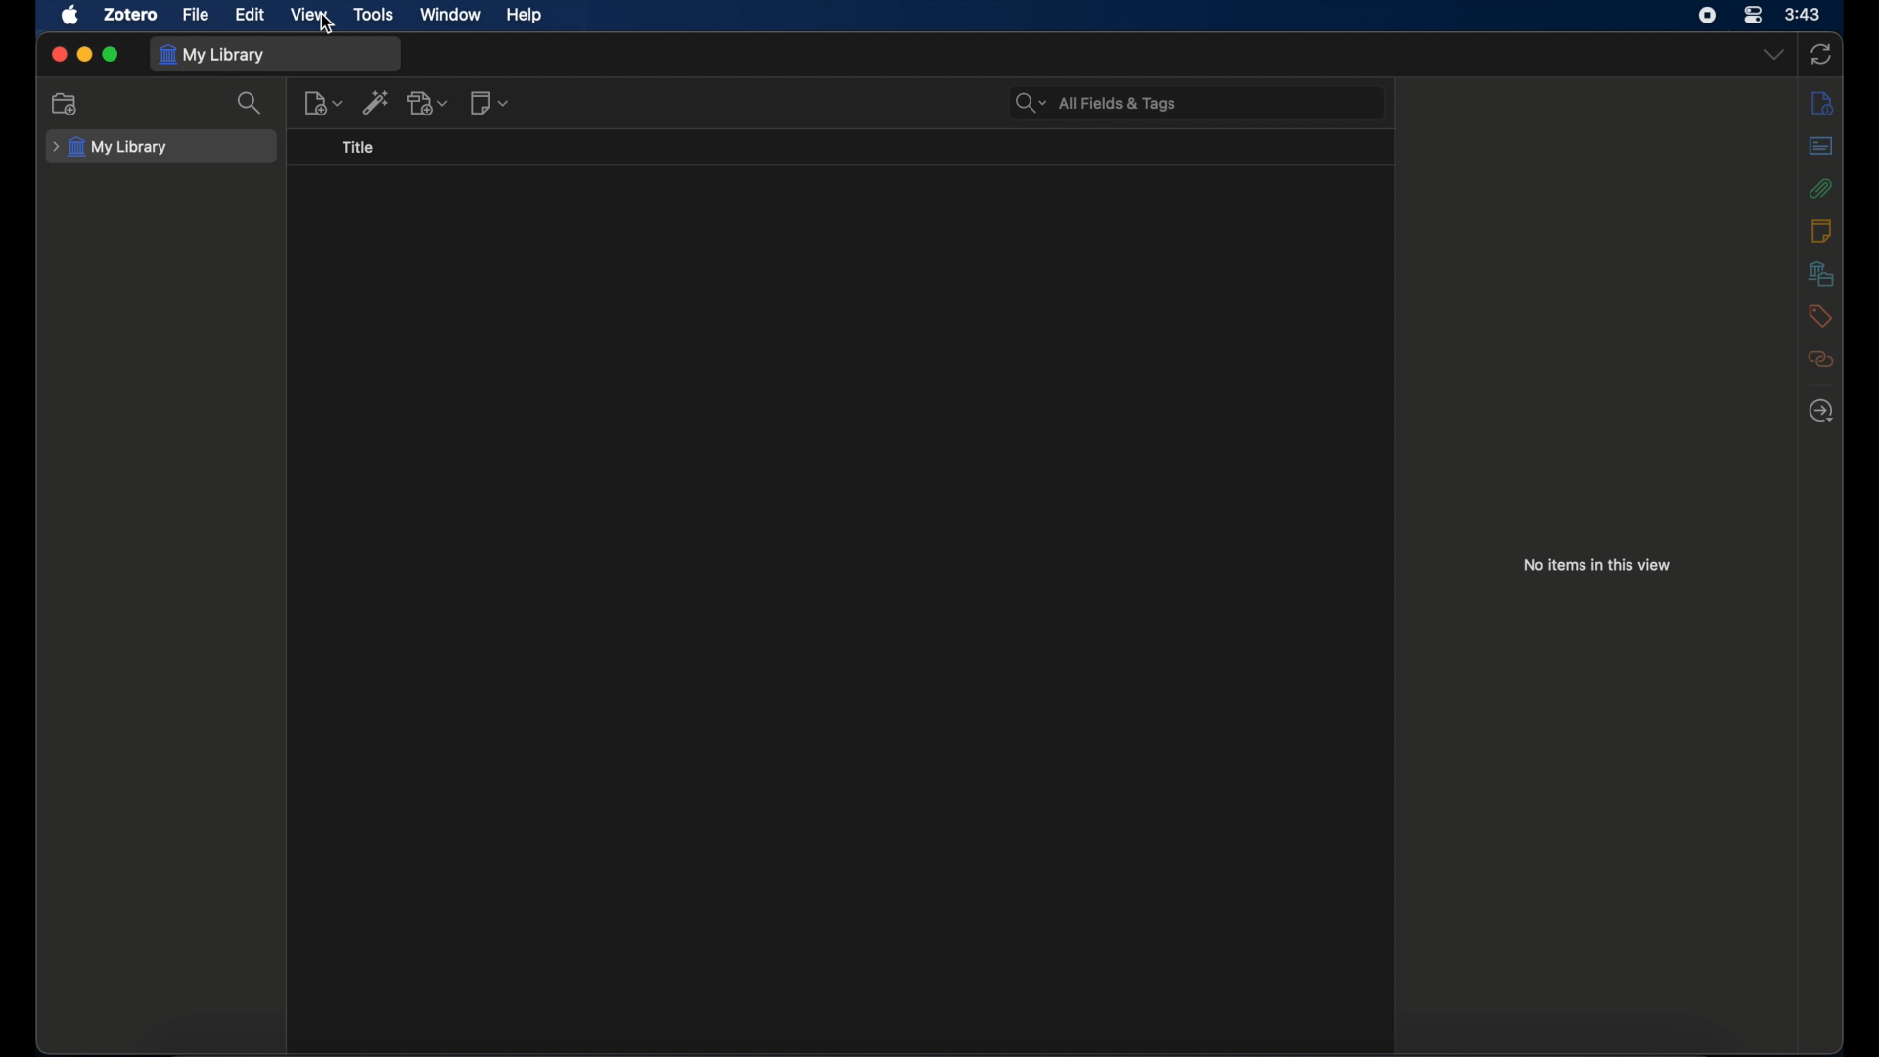 This screenshot has width=1879, height=1057. I want to click on file, so click(196, 15).